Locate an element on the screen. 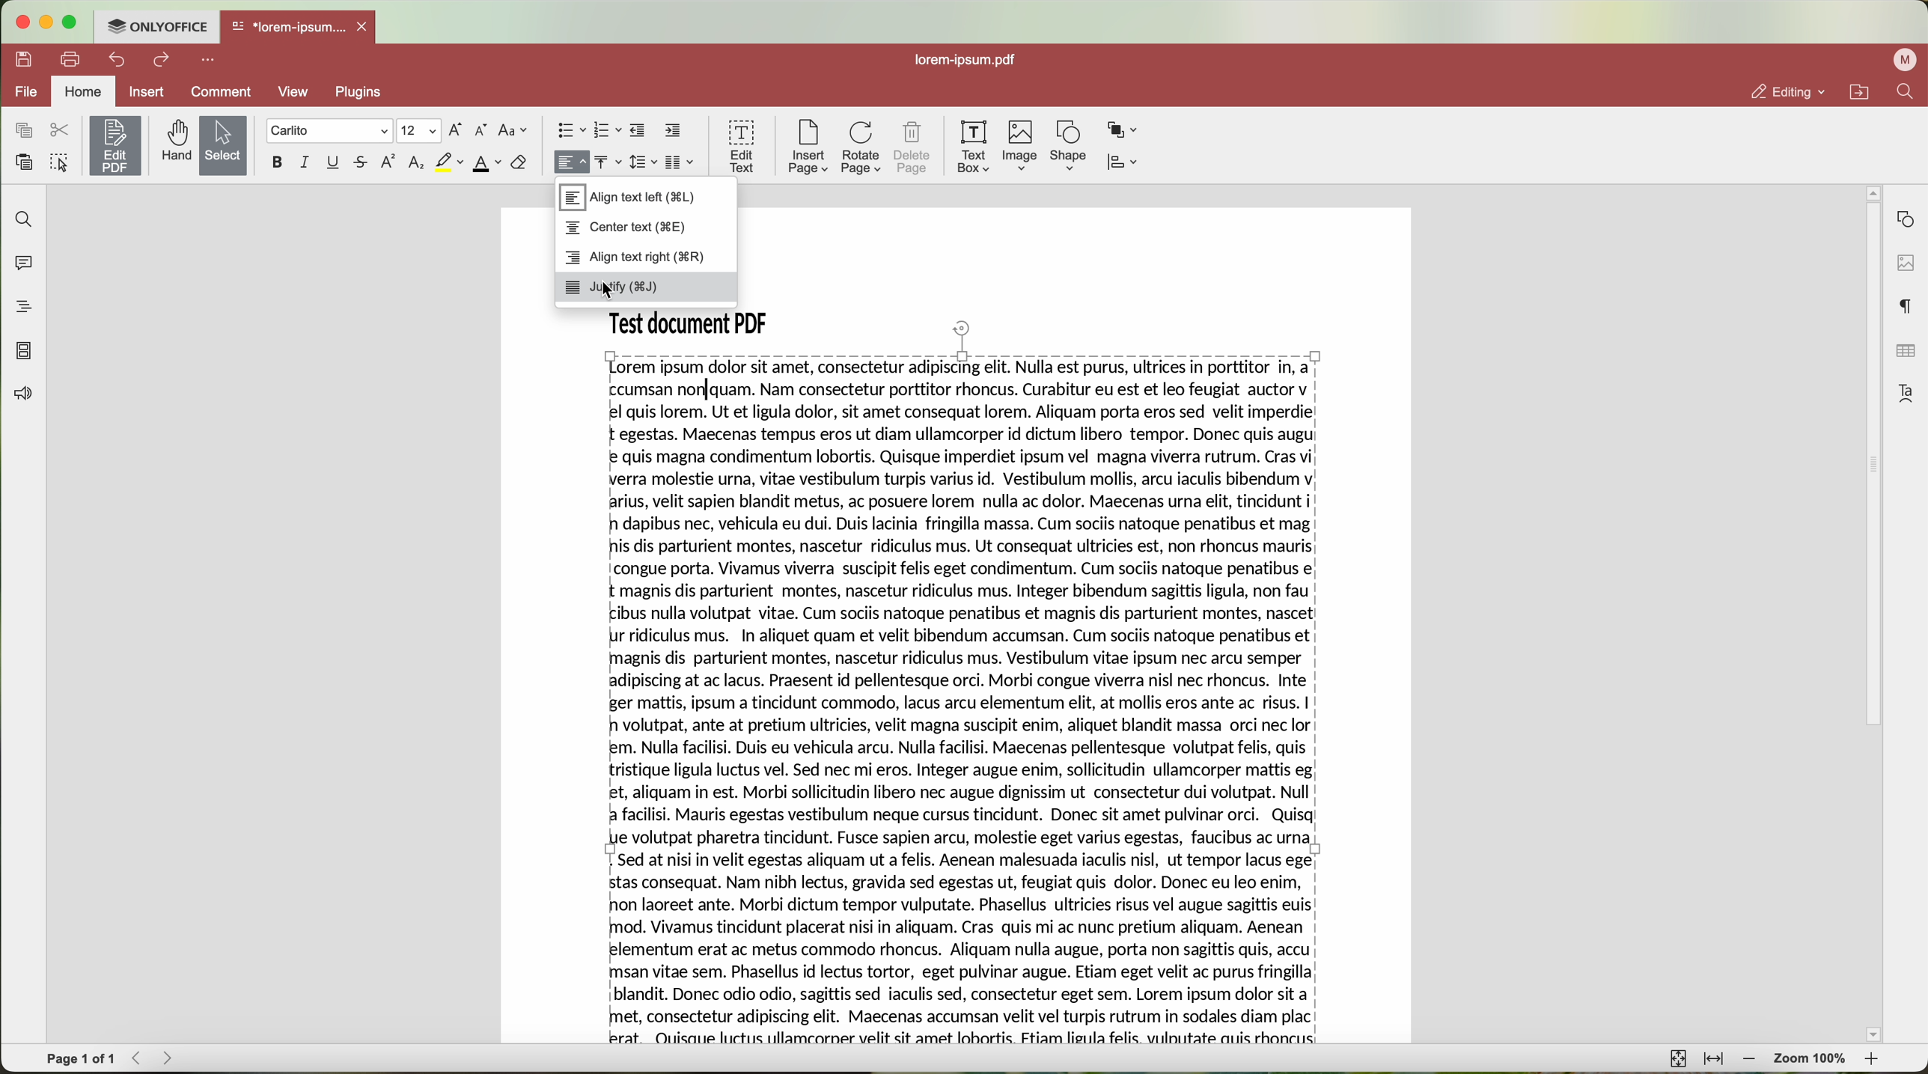 The image size is (1928, 1074). text box is located at coordinates (974, 148).